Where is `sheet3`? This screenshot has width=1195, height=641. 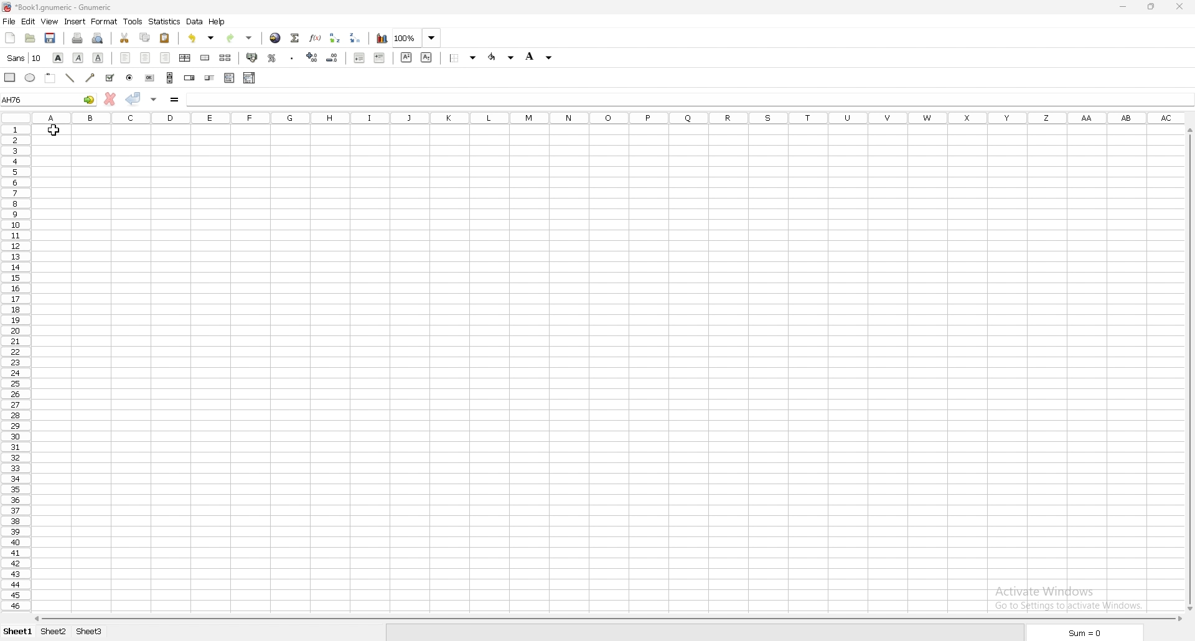 sheet3 is located at coordinates (91, 632).